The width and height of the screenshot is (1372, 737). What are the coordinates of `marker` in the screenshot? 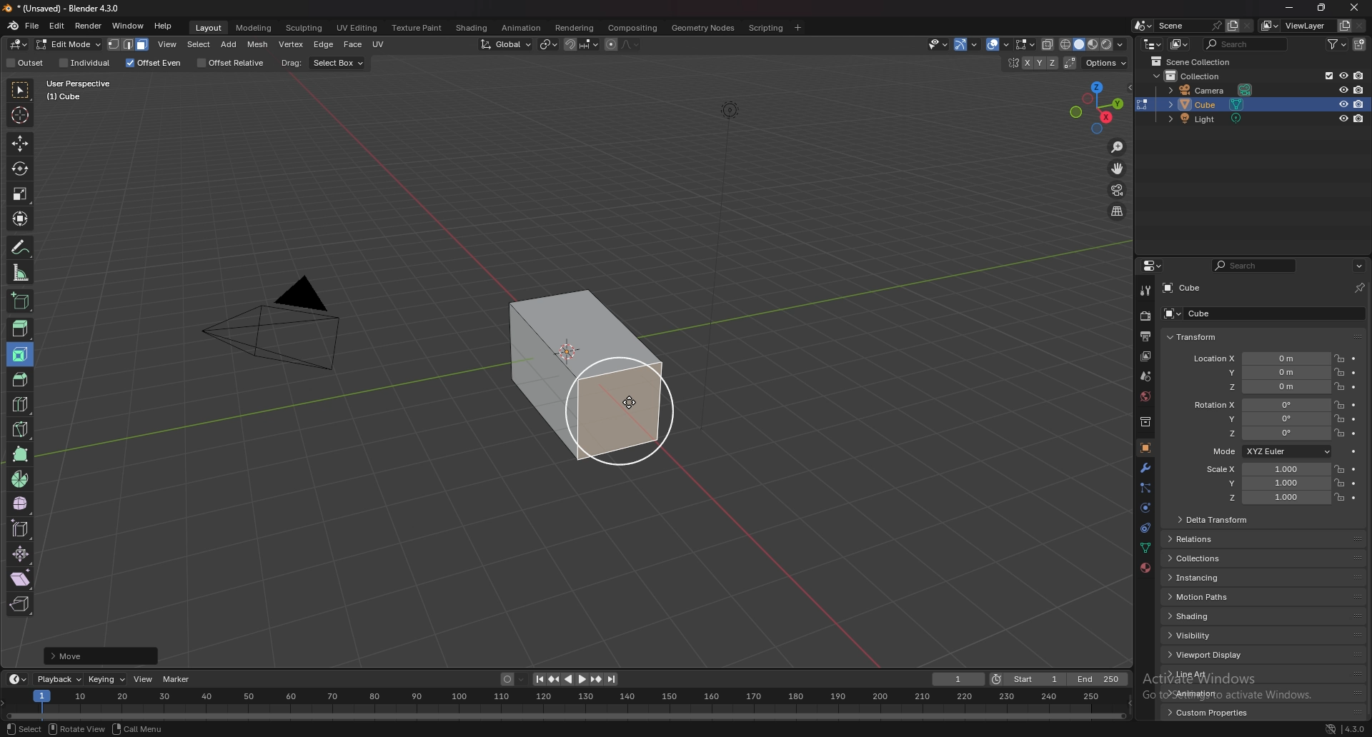 It's located at (177, 678).